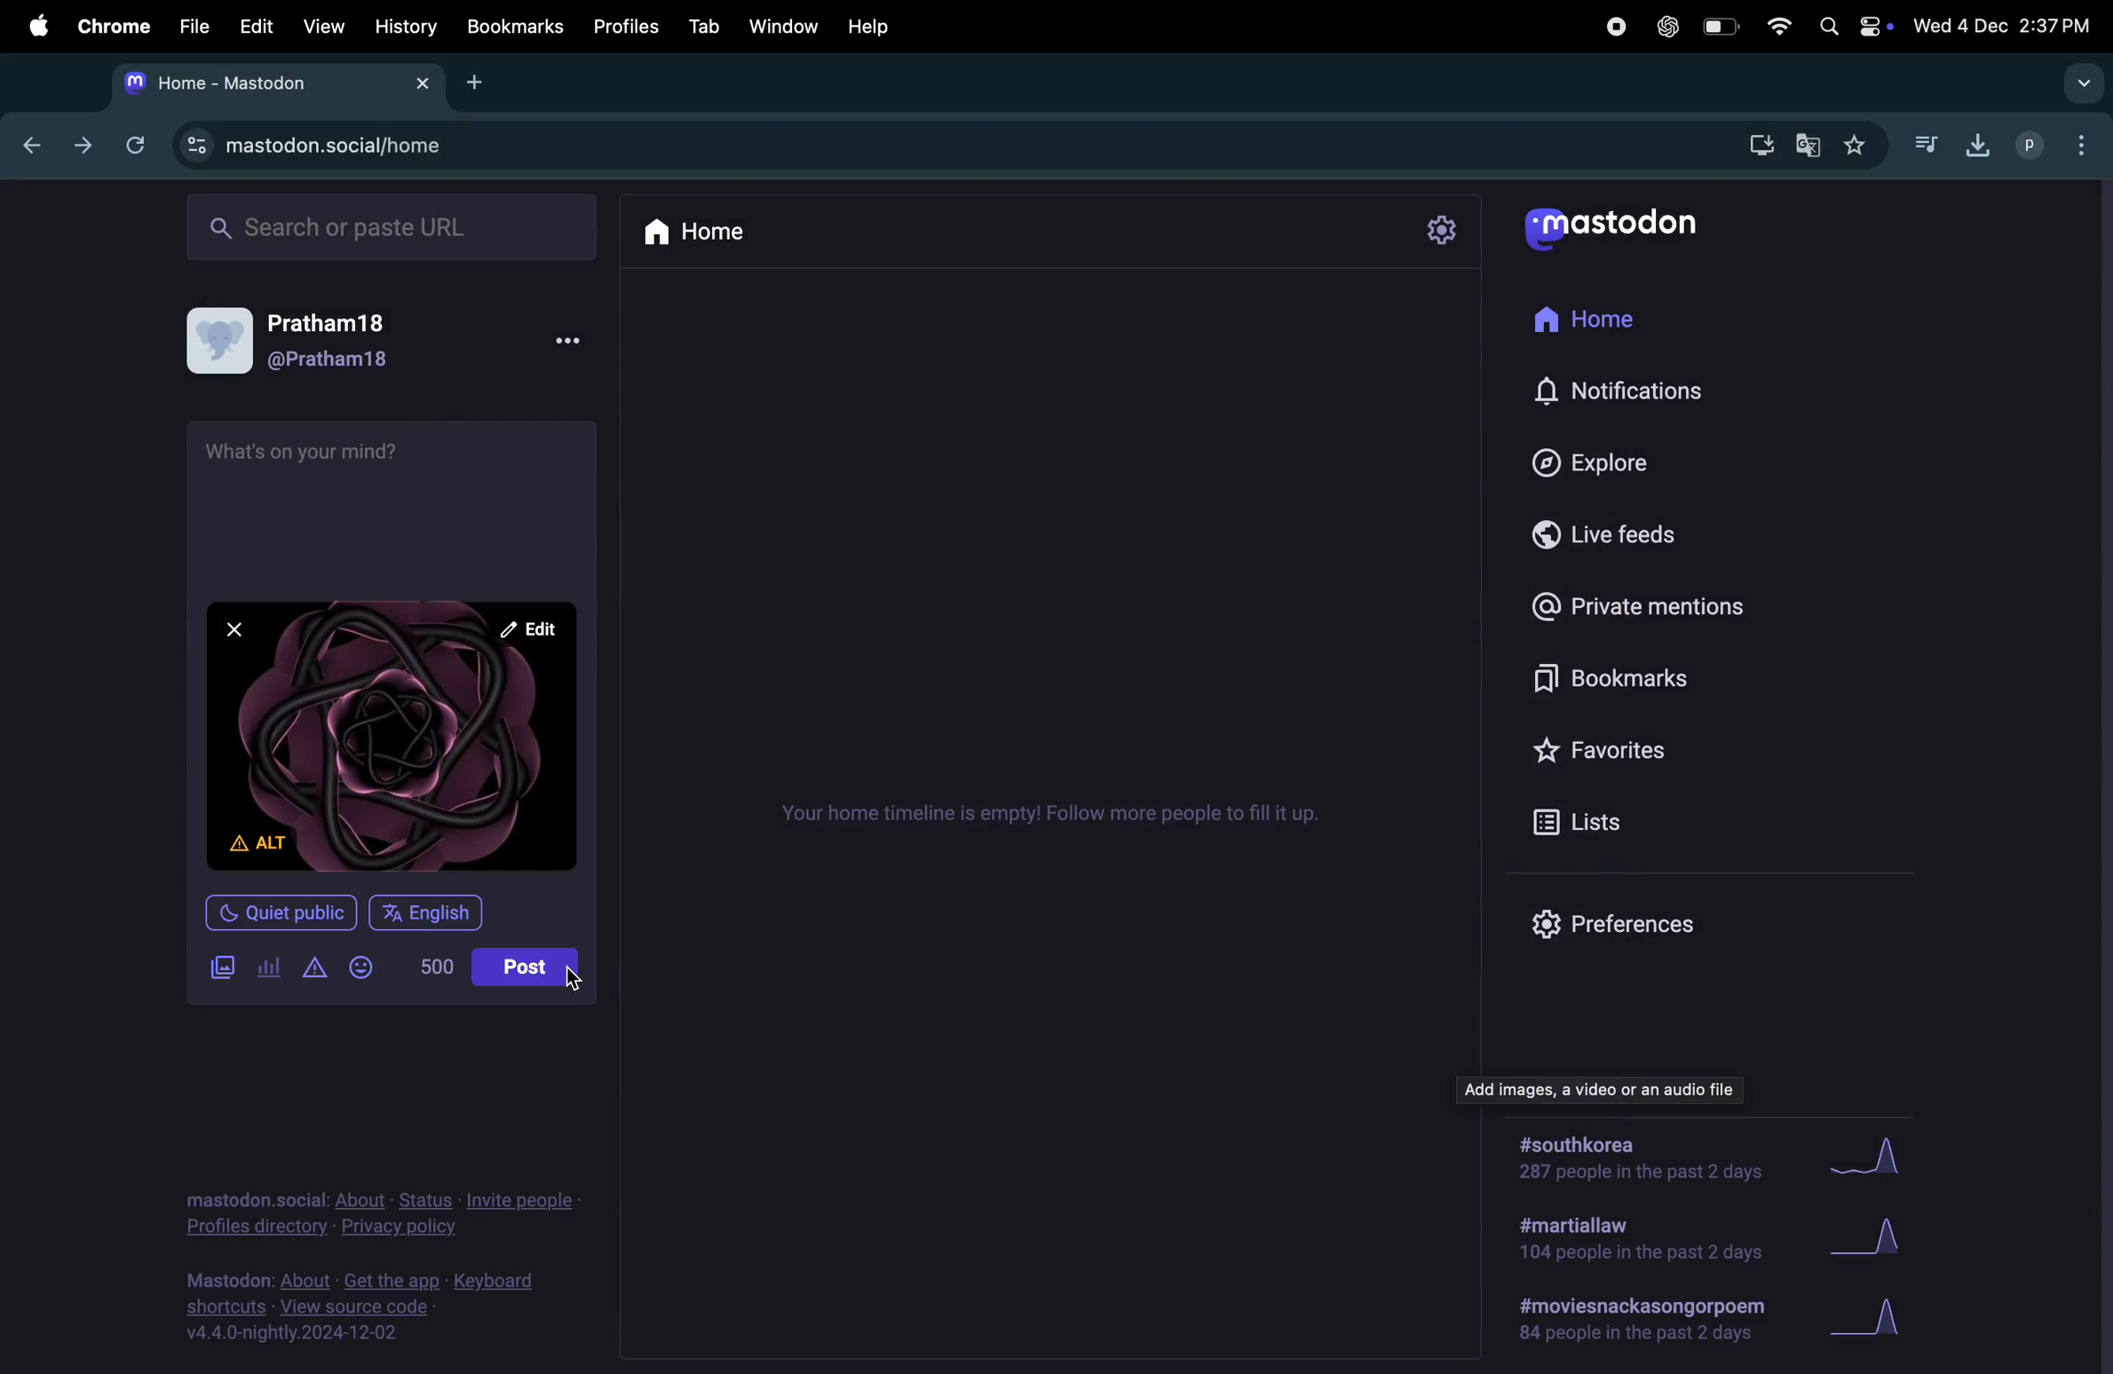 The width and height of the screenshot is (2113, 1374). I want to click on post, so click(530, 968).